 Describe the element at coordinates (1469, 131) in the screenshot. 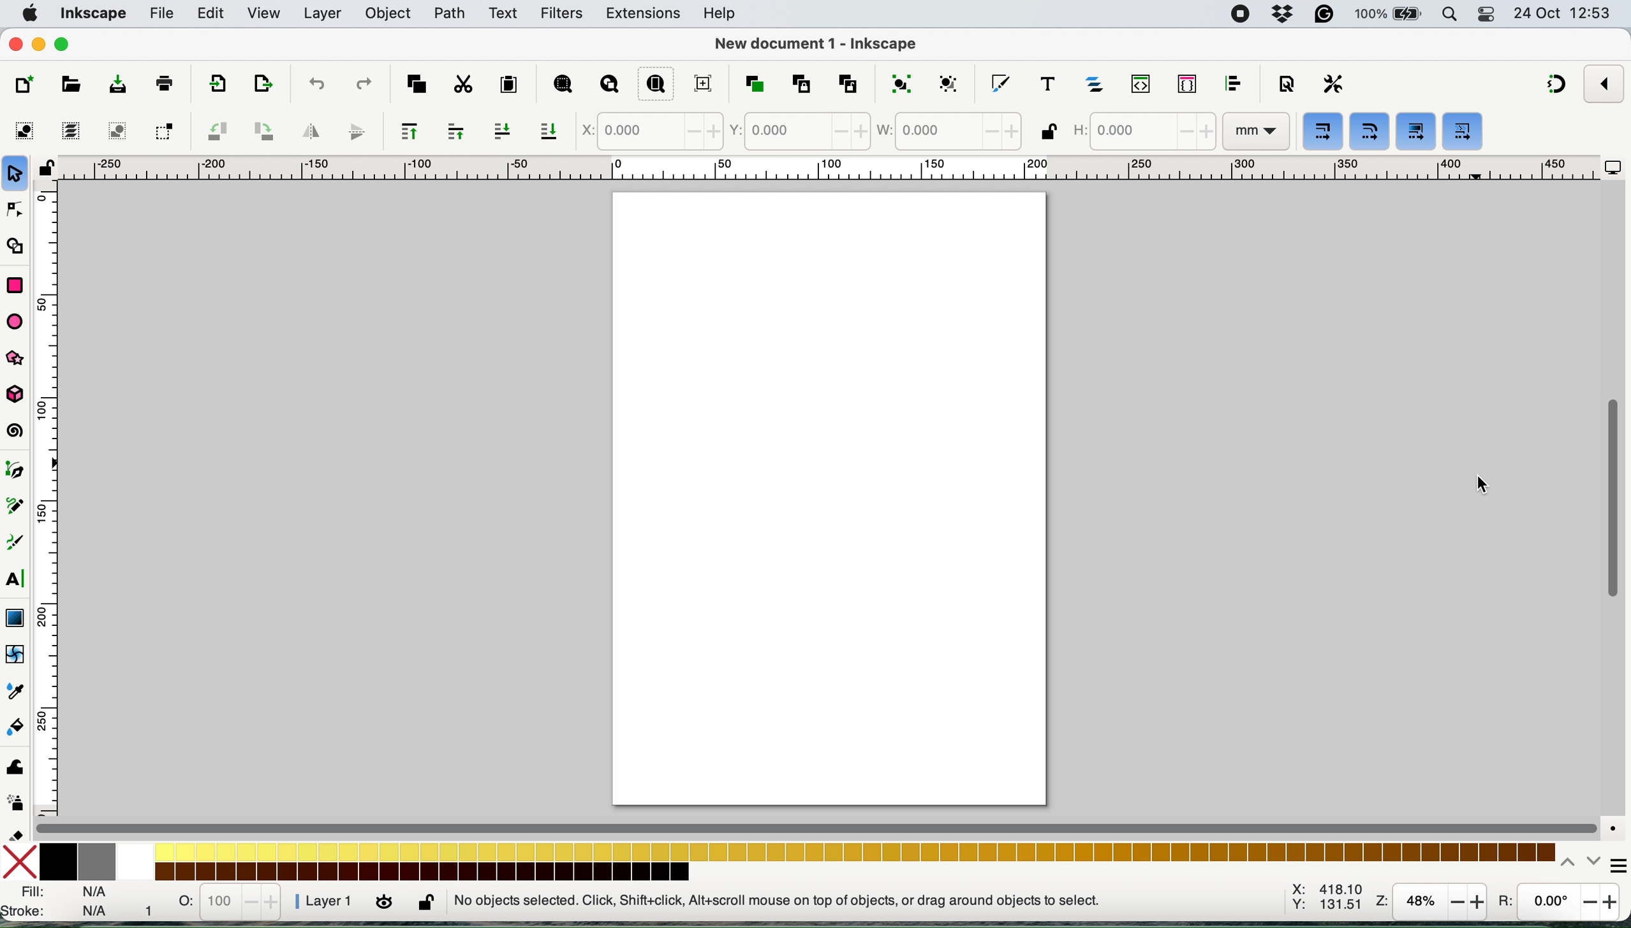

I see `move gradients` at that location.